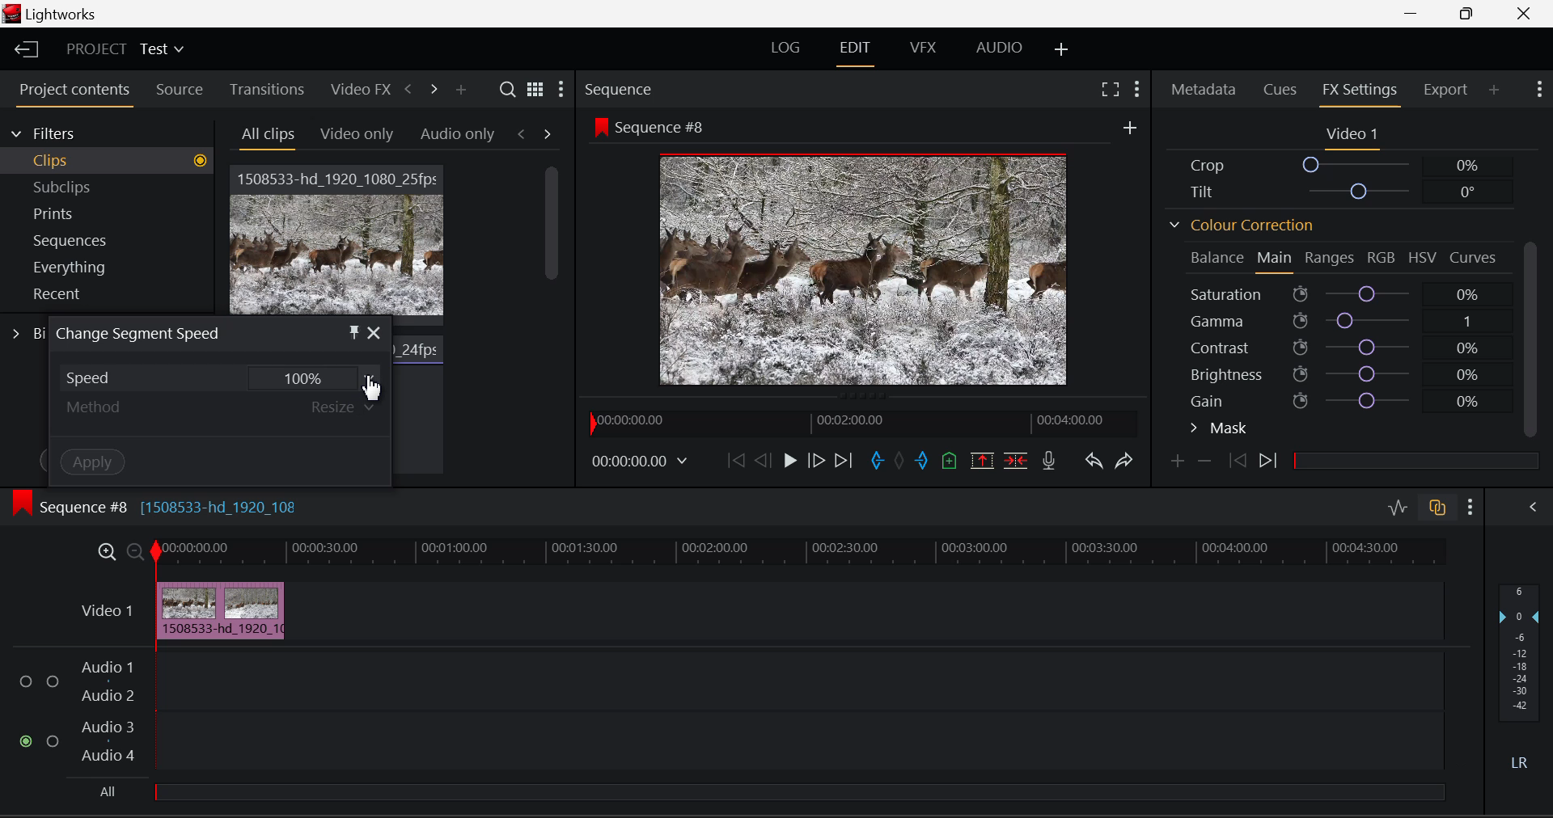 The width and height of the screenshot is (1553, 818). Describe the element at coordinates (312, 377) in the screenshot. I see `100%` at that location.